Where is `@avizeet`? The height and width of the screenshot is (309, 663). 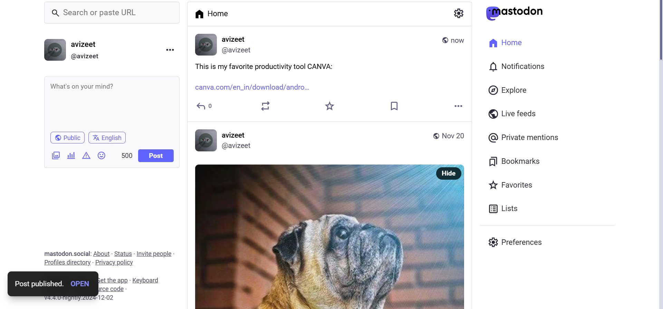
@avizeet is located at coordinates (85, 57).